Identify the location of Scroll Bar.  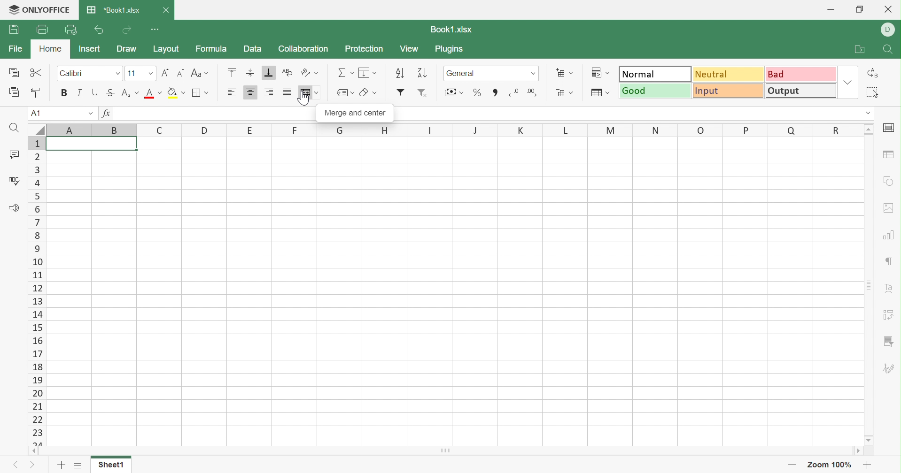
(444, 452).